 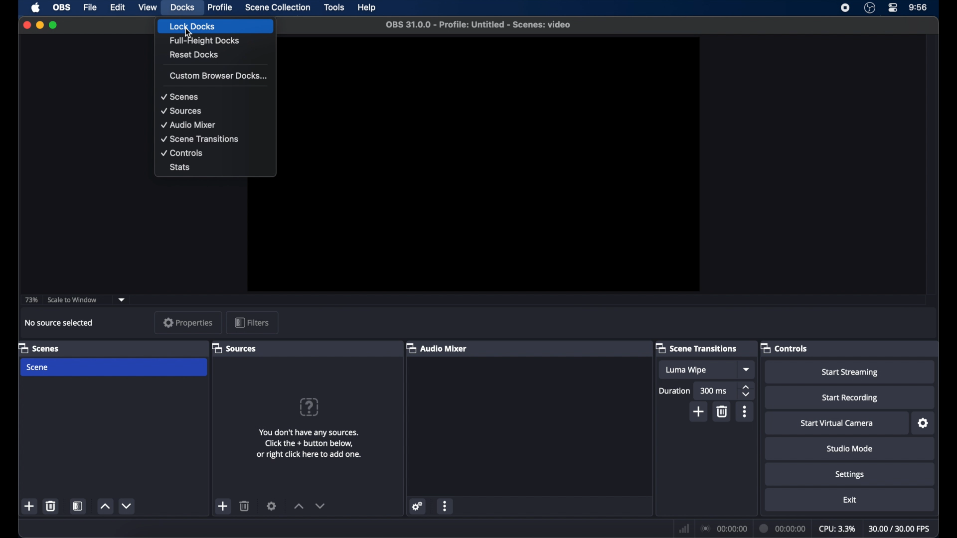 What do you see at coordinates (782, 529) in the screenshot?
I see `duration` at bounding box center [782, 529].